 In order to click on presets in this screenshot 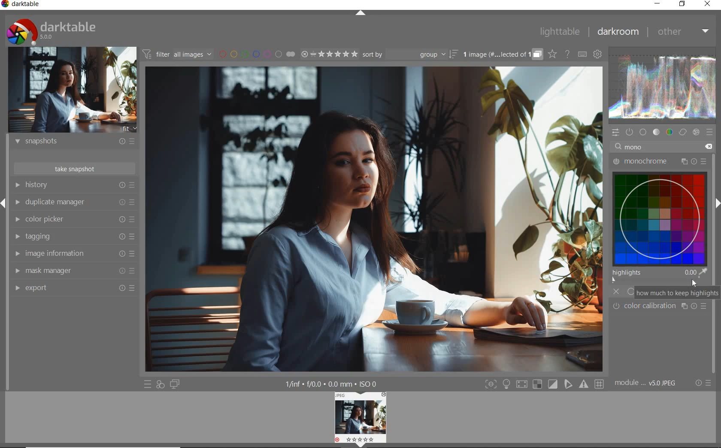, I will do `click(710, 132)`.